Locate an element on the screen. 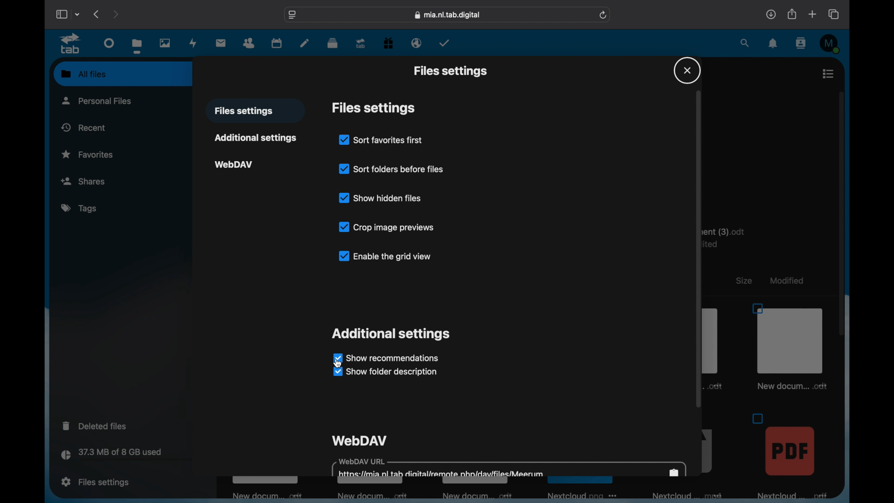 The width and height of the screenshot is (894, 503). web address is located at coordinates (447, 15).